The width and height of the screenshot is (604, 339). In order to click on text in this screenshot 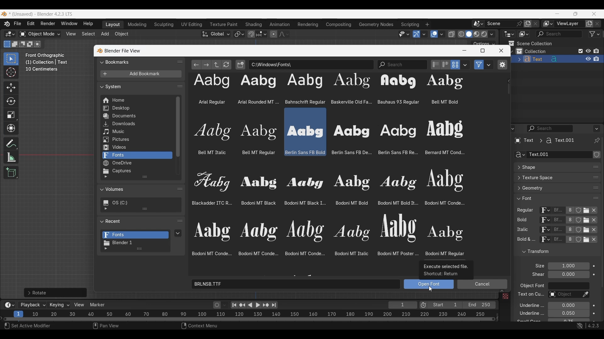, I will do `click(536, 275)`.